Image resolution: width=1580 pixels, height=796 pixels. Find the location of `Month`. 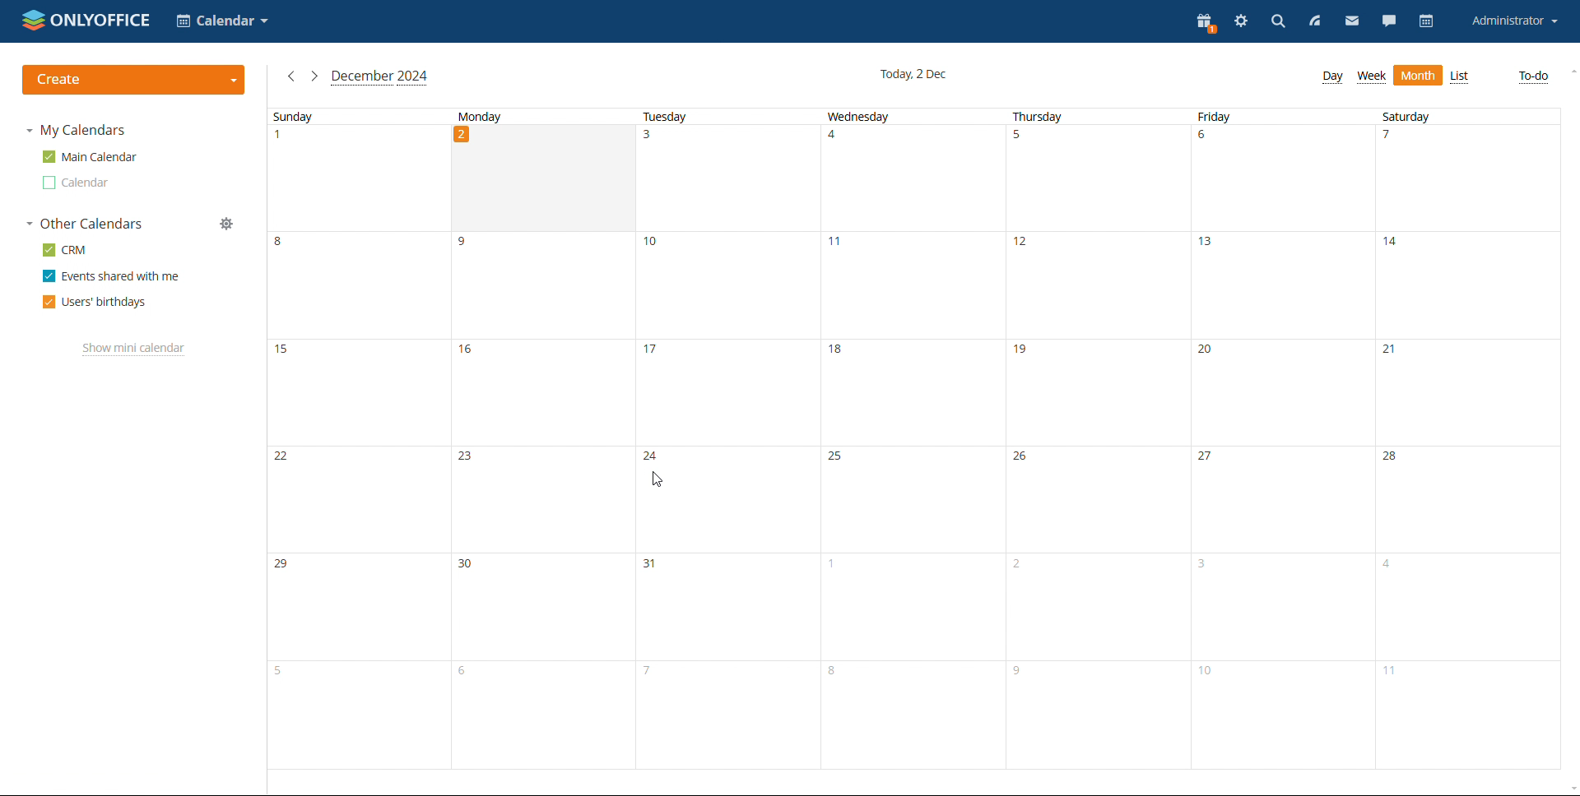

Month is located at coordinates (1419, 76).